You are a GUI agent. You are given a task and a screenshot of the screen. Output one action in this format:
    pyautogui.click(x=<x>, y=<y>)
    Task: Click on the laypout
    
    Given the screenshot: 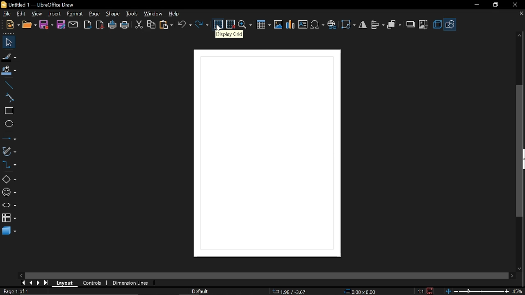 What is the action you would take?
    pyautogui.click(x=65, y=284)
    